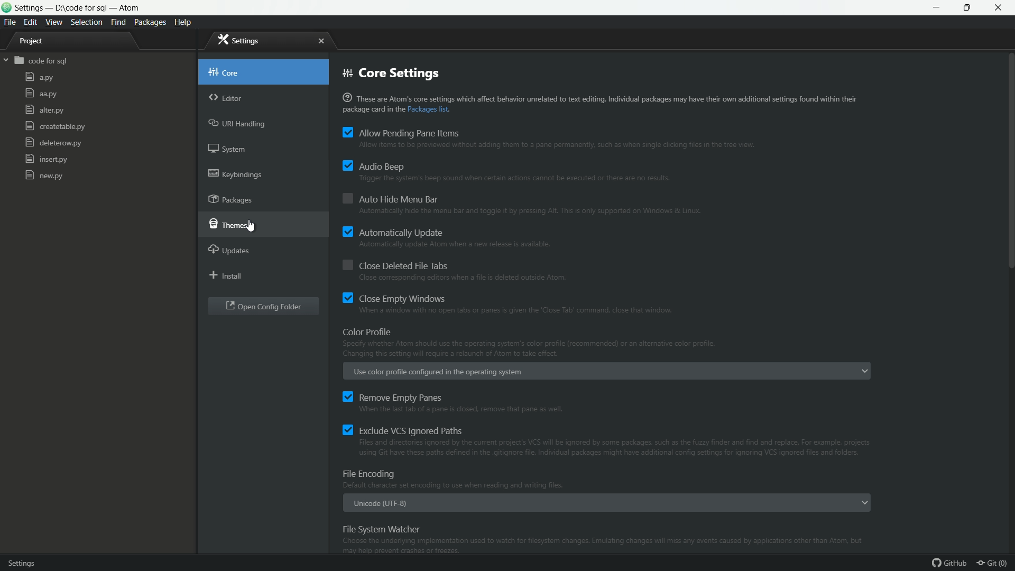 The height and width of the screenshot is (571, 1015). Describe the element at coordinates (236, 173) in the screenshot. I see `keybindings` at that location.